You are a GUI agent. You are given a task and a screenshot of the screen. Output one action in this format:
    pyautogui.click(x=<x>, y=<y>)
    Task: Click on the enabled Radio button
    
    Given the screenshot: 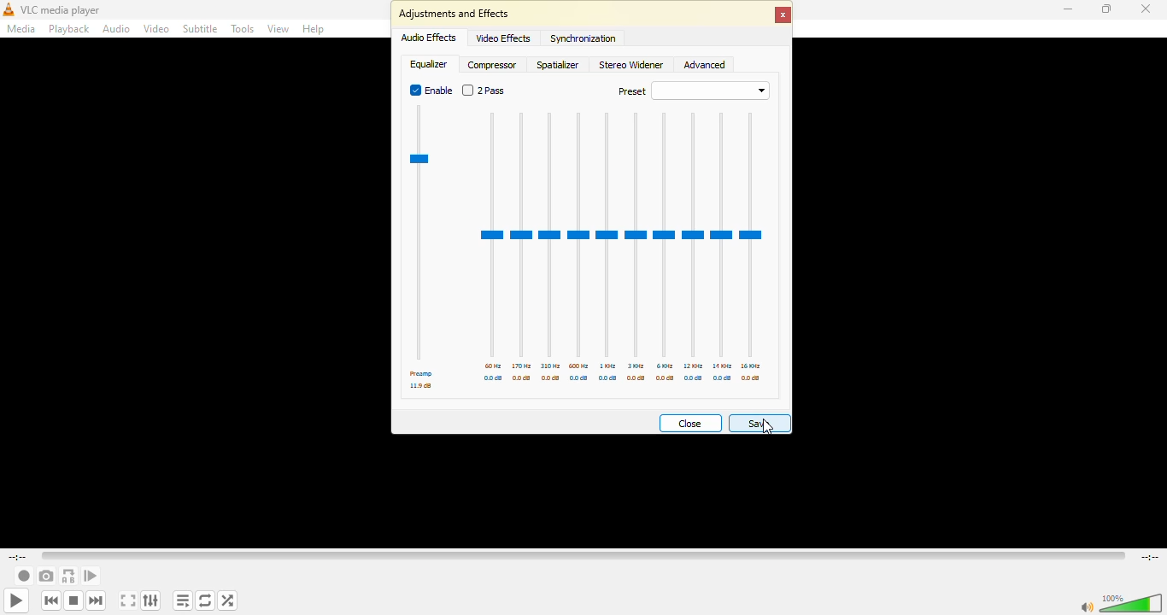 What is the action you would take?
    pyautogui.click(x=413, y=90)
    